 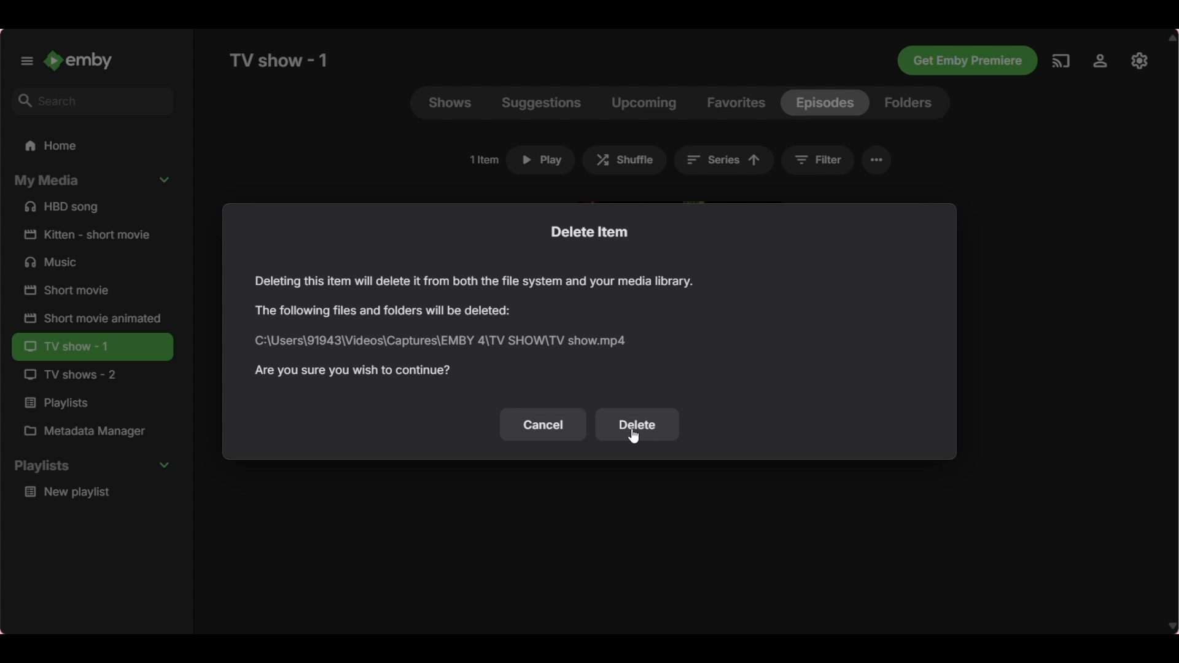 What do you see at coordinates (93, 492) in the screenshot?
I see `Media under Playlists` at bounding box center [93, 492].